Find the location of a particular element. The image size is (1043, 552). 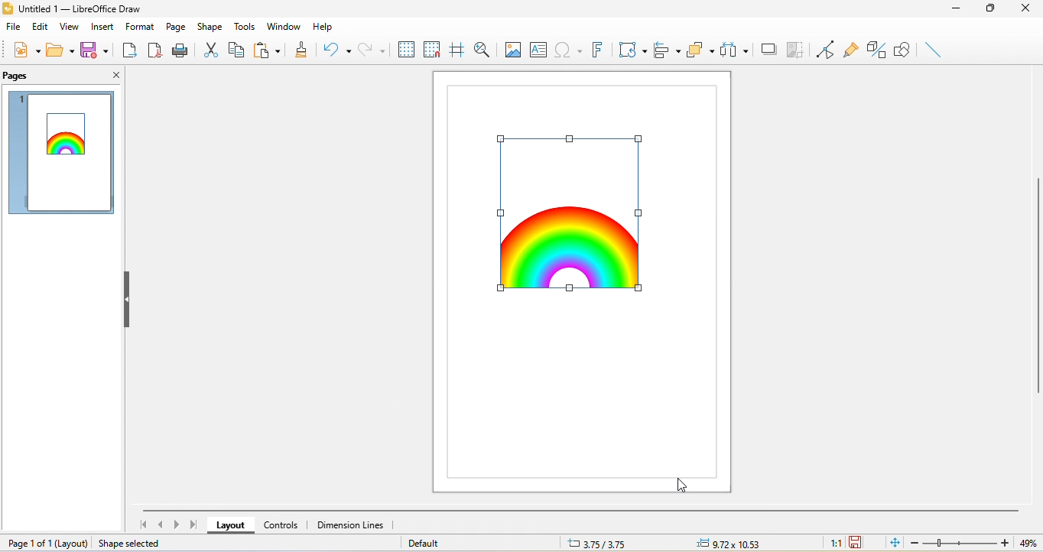

print is located at coordinates (180, 52).